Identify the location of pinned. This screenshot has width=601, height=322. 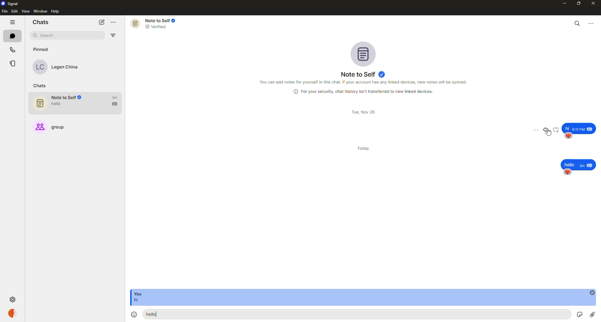
(41, 50).